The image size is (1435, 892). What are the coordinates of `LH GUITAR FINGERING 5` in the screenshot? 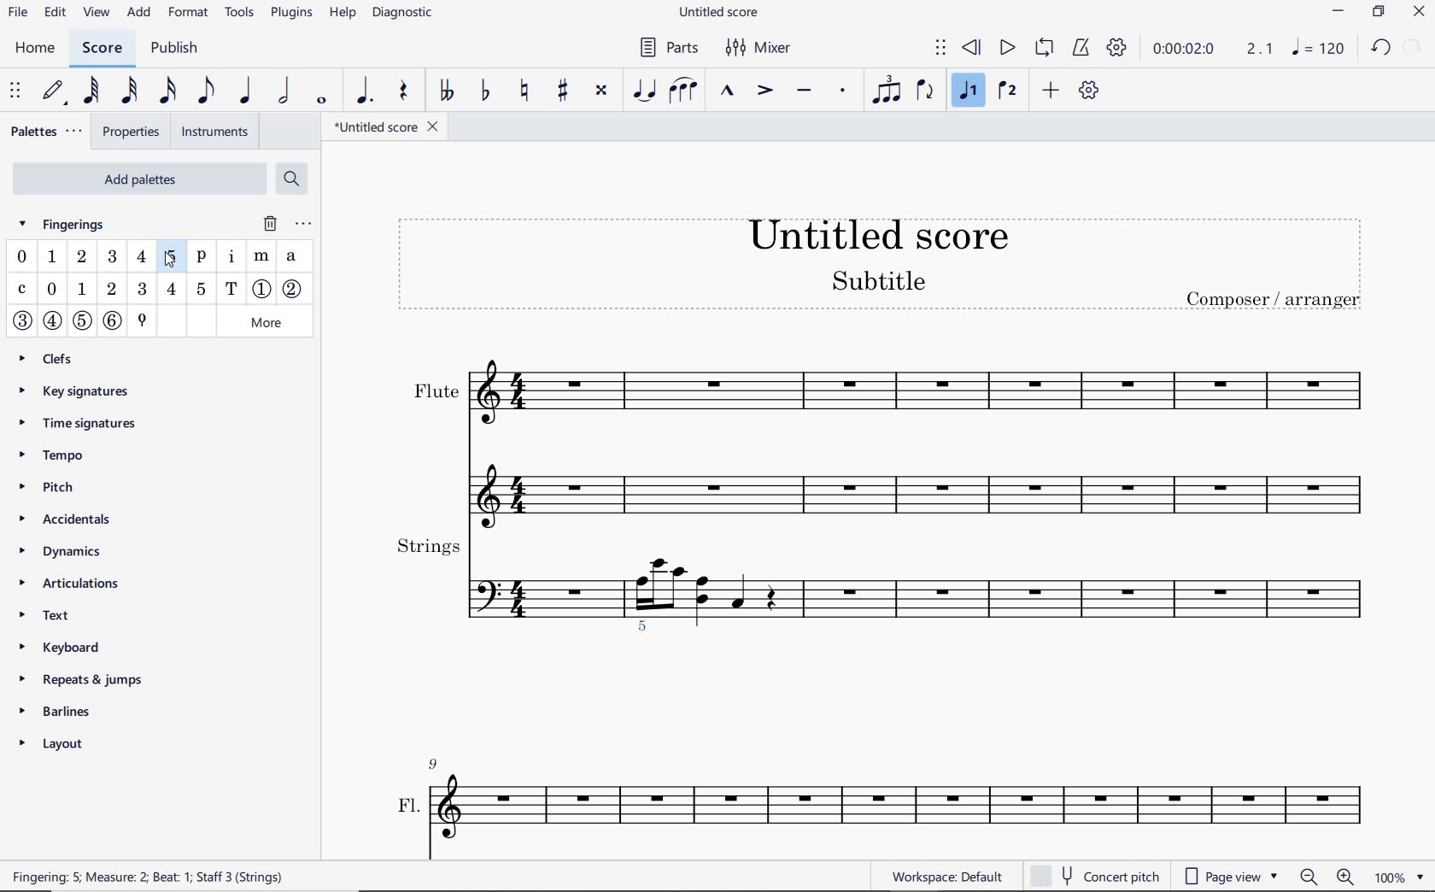 It's located at (202, 290).